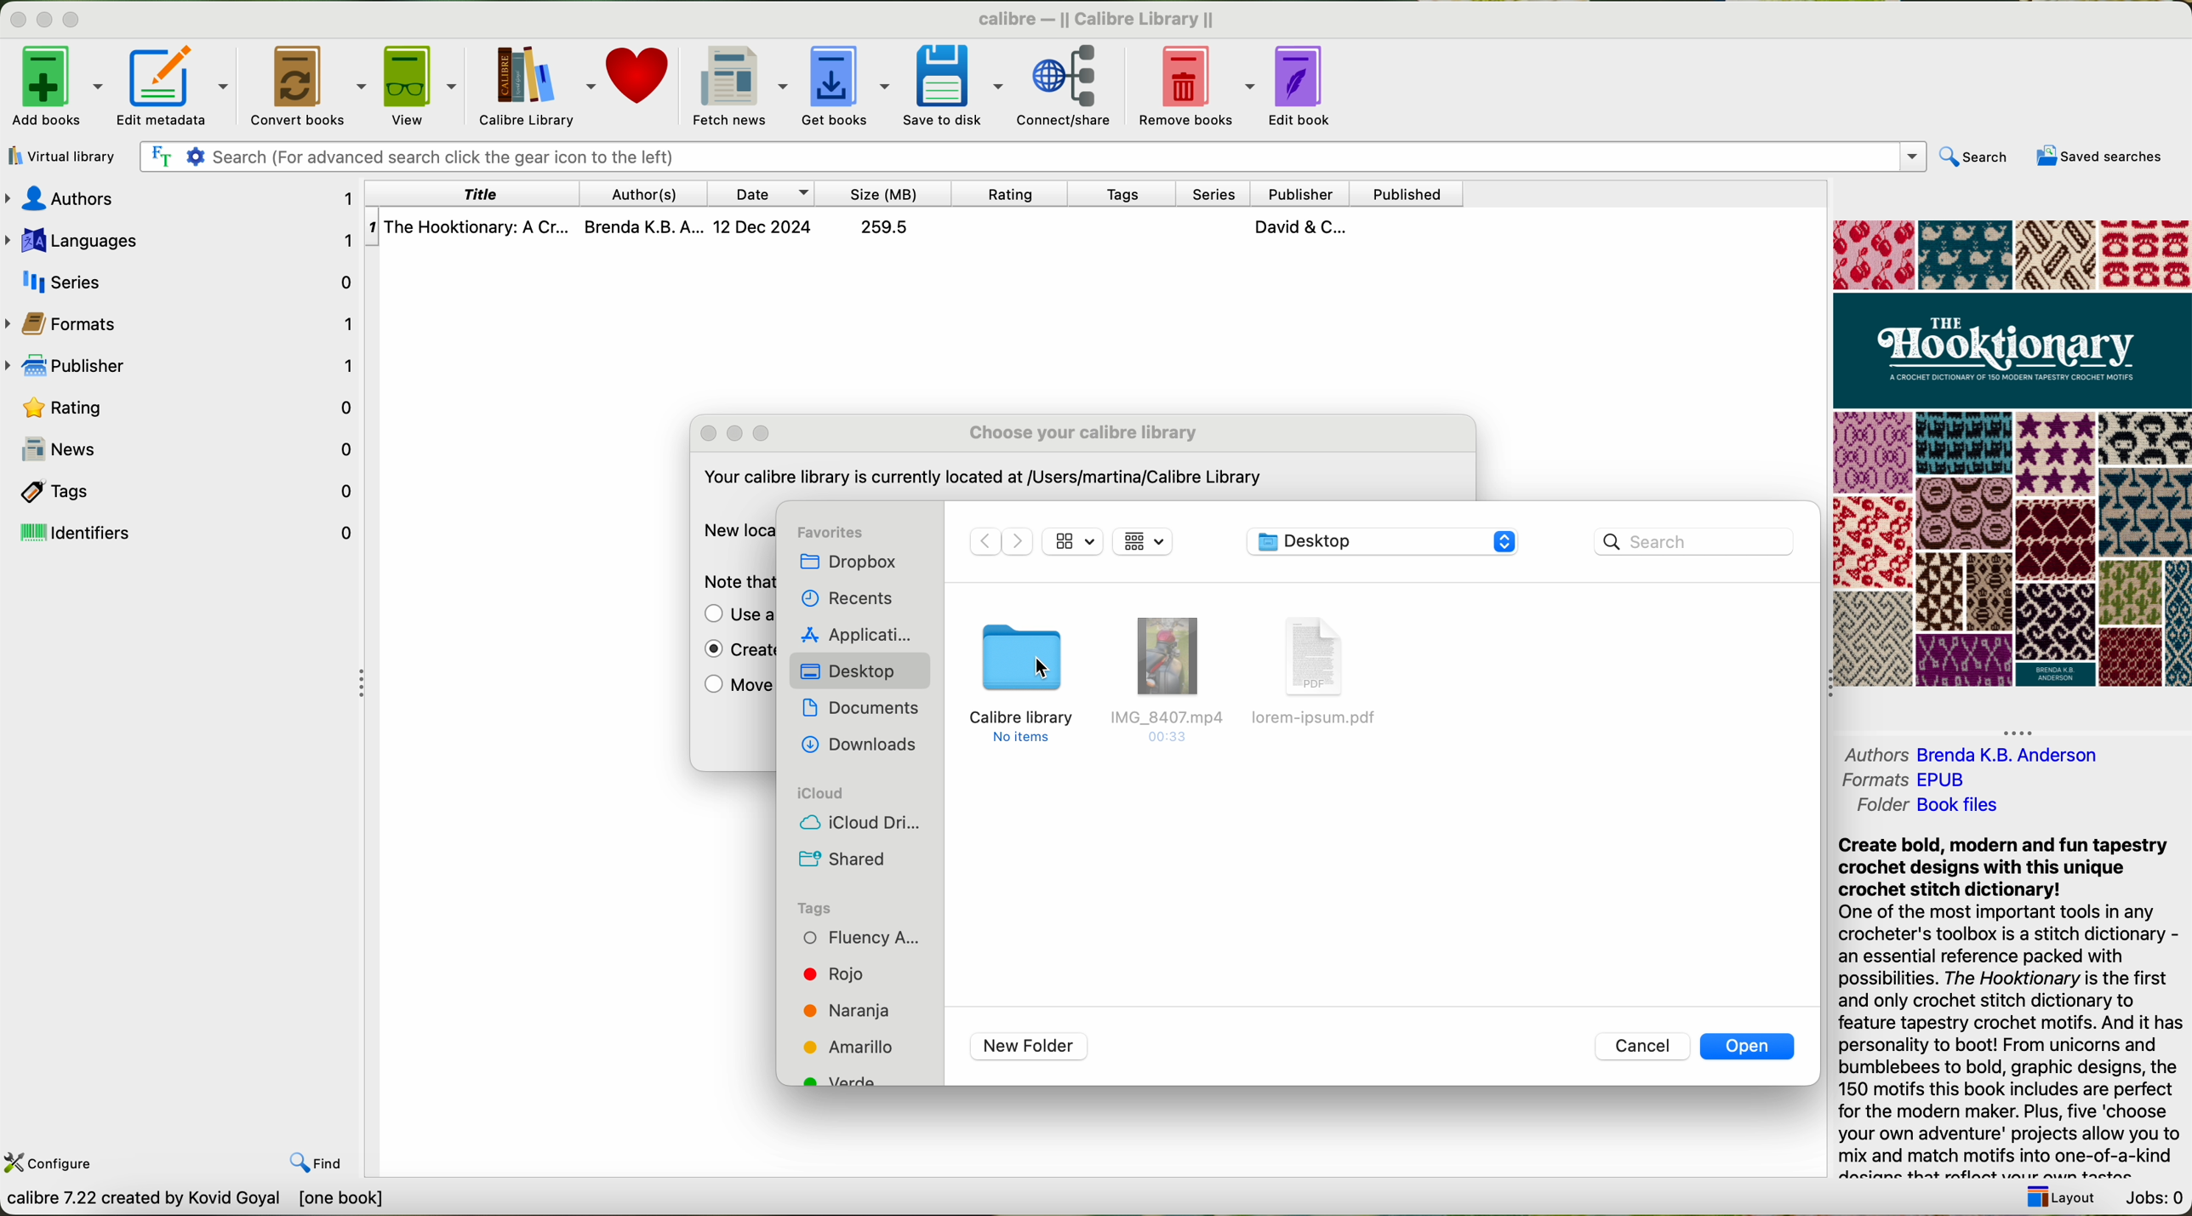 This screenshot has width=2192, height=1216. I want to click on jobs: 0, so click(2158, 1200).